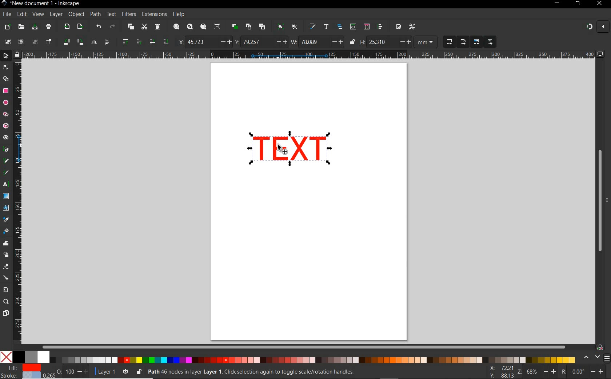  What do you see at coordinates (7, 41) in the screenshot?
I see `SELECT ALL` at bounding box center [7, 41].